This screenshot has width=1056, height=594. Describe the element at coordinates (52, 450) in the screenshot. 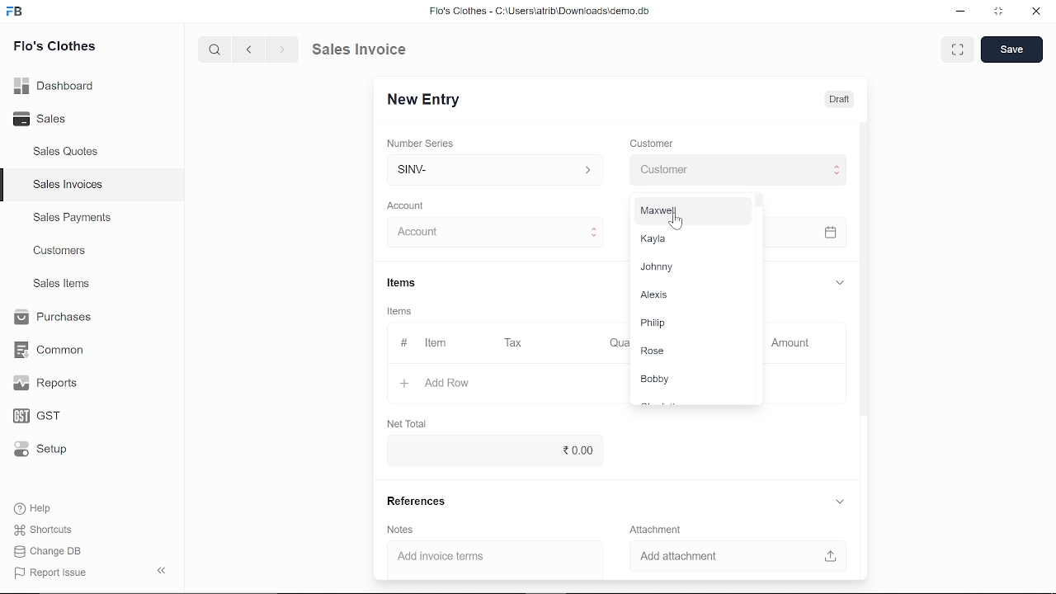

I see `Setup` at that location.